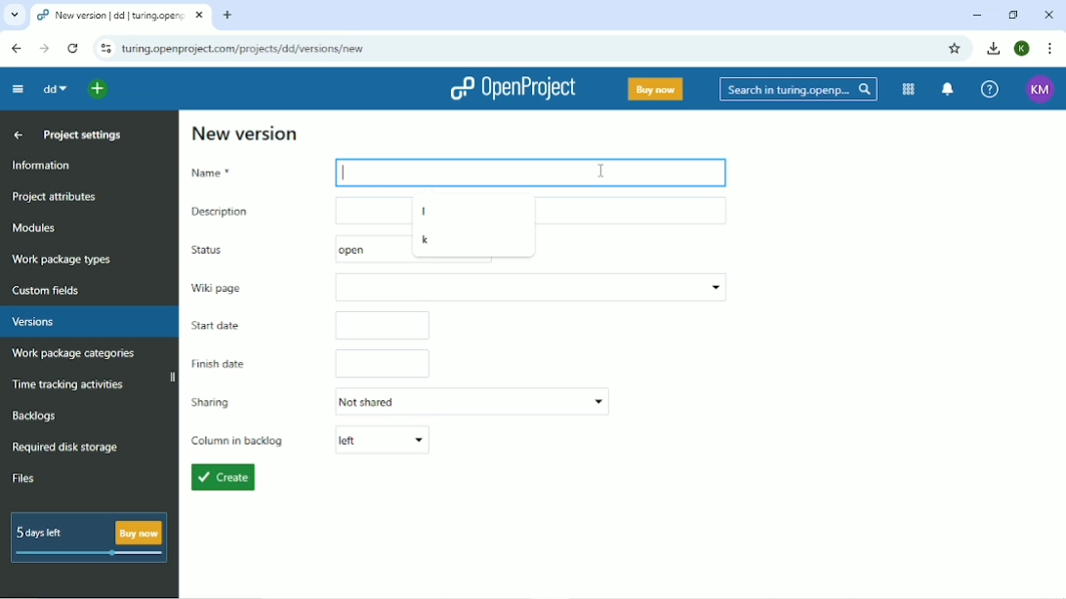 The width and height of the screenshot is (1066, 599). I want to click on Collapse project menu, so click(19, 90).